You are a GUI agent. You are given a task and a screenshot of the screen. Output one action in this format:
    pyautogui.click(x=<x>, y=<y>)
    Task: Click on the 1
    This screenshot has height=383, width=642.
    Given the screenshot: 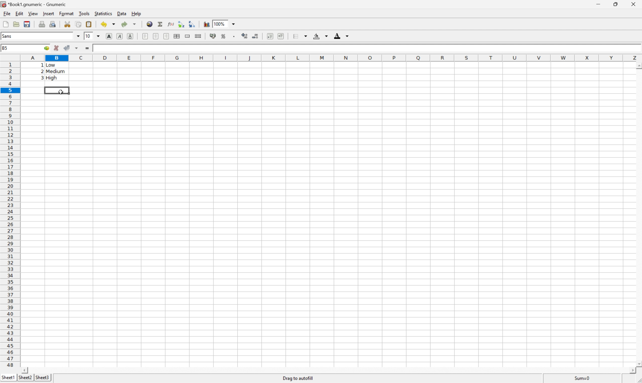 What is the action you would take?
    pyautogui.click(x=95, y=48)
    